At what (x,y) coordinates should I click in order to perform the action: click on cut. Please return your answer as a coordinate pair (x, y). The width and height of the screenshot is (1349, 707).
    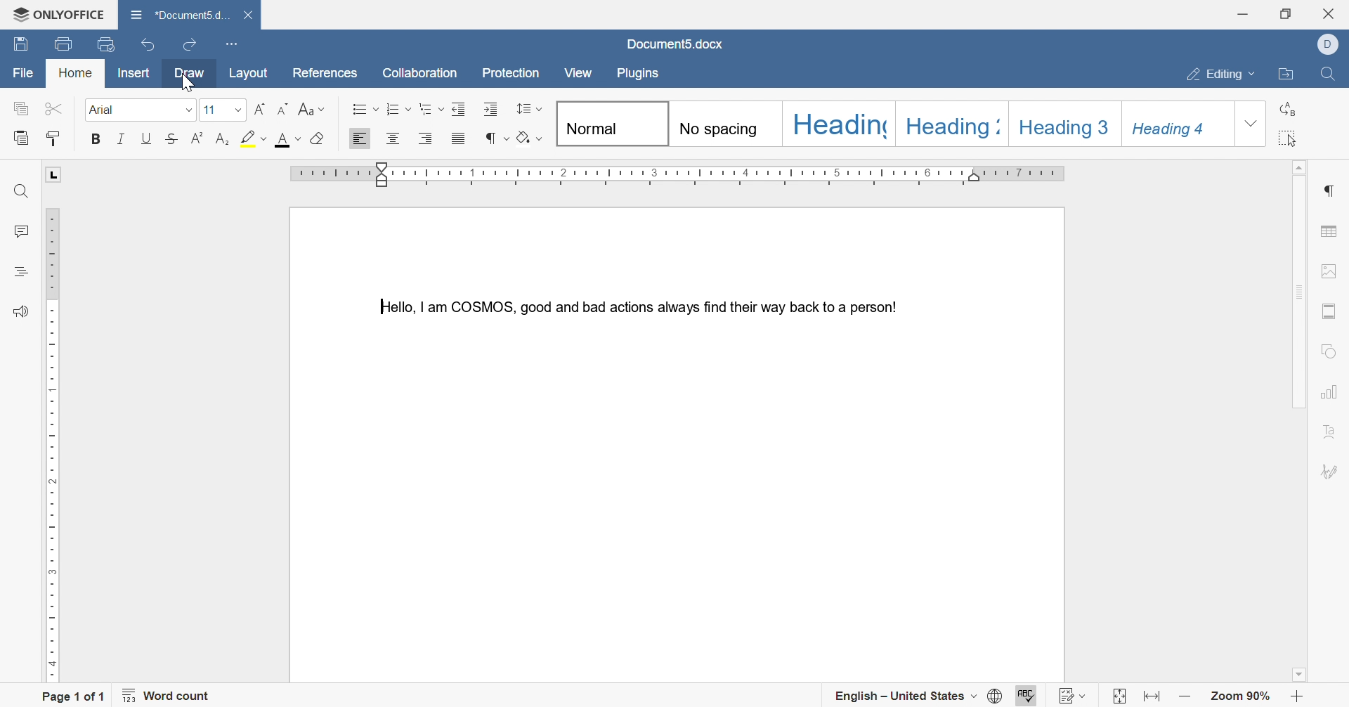
    Looking at the image, I should click on (51, 108).